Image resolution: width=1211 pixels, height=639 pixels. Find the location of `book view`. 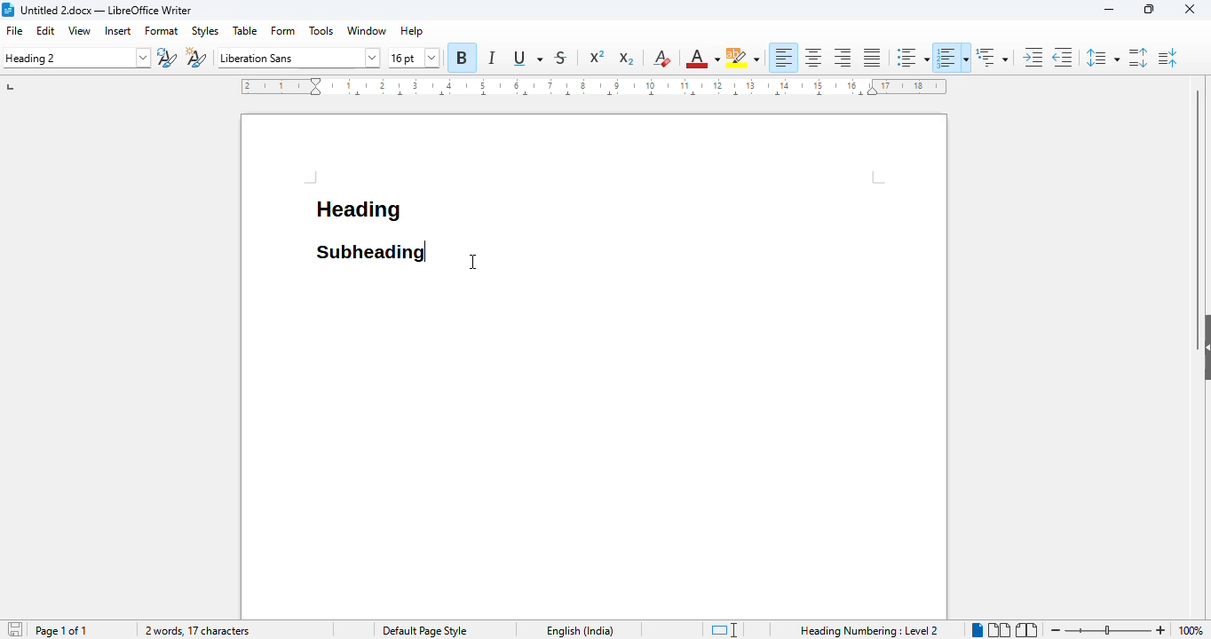

book view is located at coordinates (1025, 629).